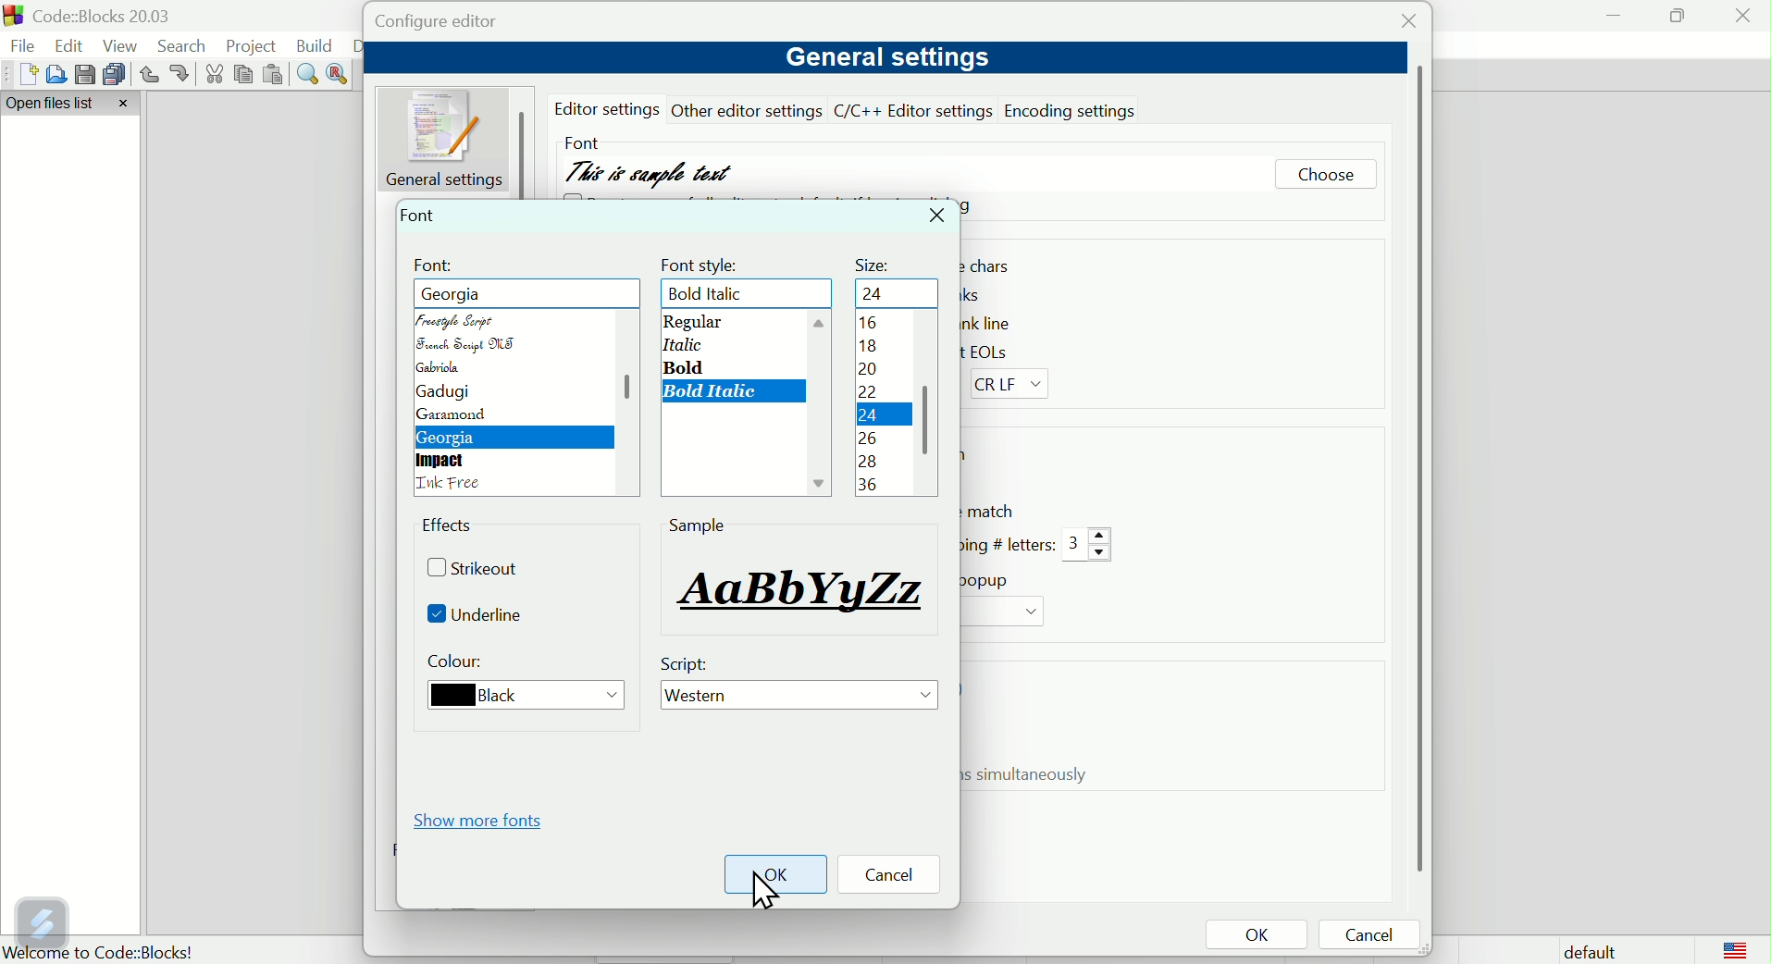 The width and height of the screenshot is (1771, 964). Describe the element at coordinates (799, 588) in the screenshot. I see `sample` at that location.